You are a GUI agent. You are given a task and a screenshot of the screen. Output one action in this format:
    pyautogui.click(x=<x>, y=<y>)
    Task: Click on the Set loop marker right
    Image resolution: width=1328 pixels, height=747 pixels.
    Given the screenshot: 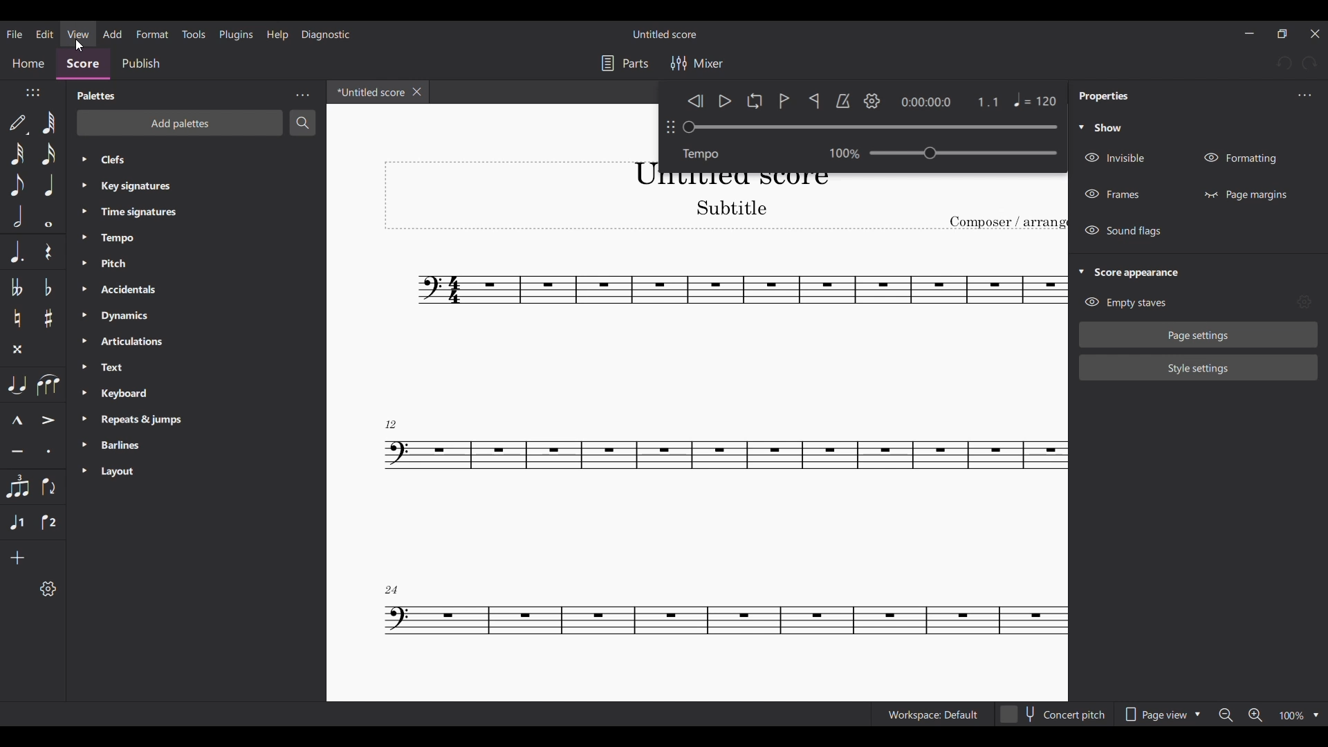 What is the action you would take?
    pyautogui.click(x=813, y=100)
    